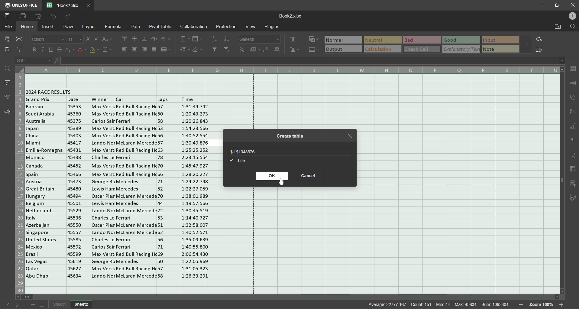  Describe the element at coordinates (94, 51) in the screenshot. I see `fill color` at that location.